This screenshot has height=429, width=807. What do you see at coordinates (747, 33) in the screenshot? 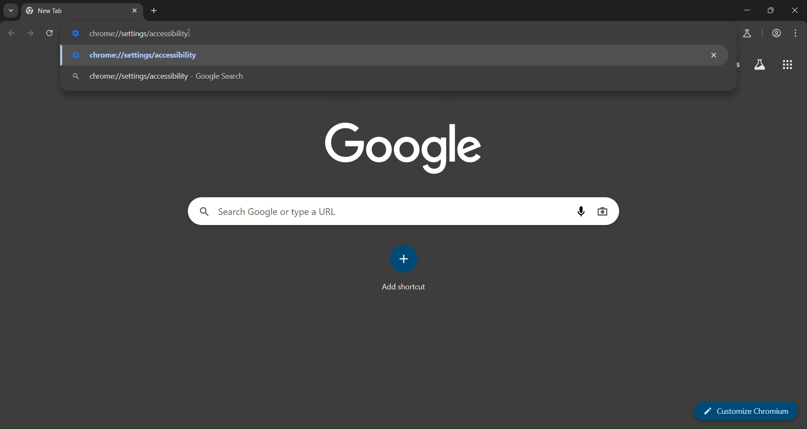
I see `earch labs` at bounding box center [747, 33].